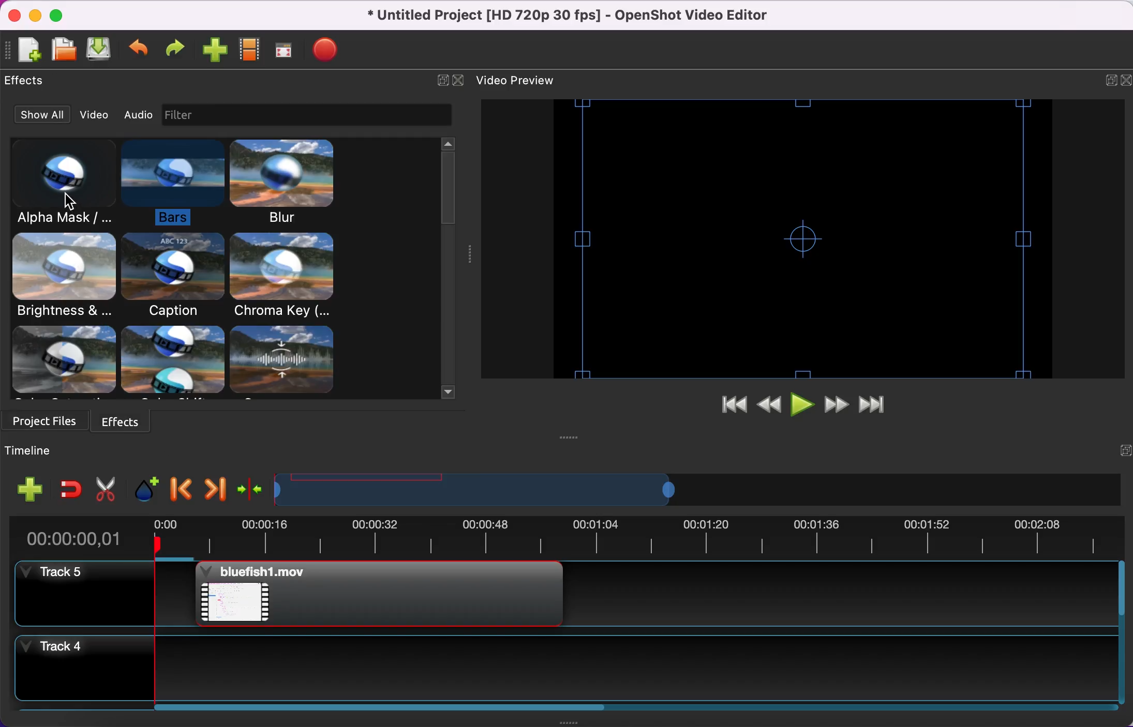 This screenshot has width=1133, height=727. I want to click on video, so click(95, 114).